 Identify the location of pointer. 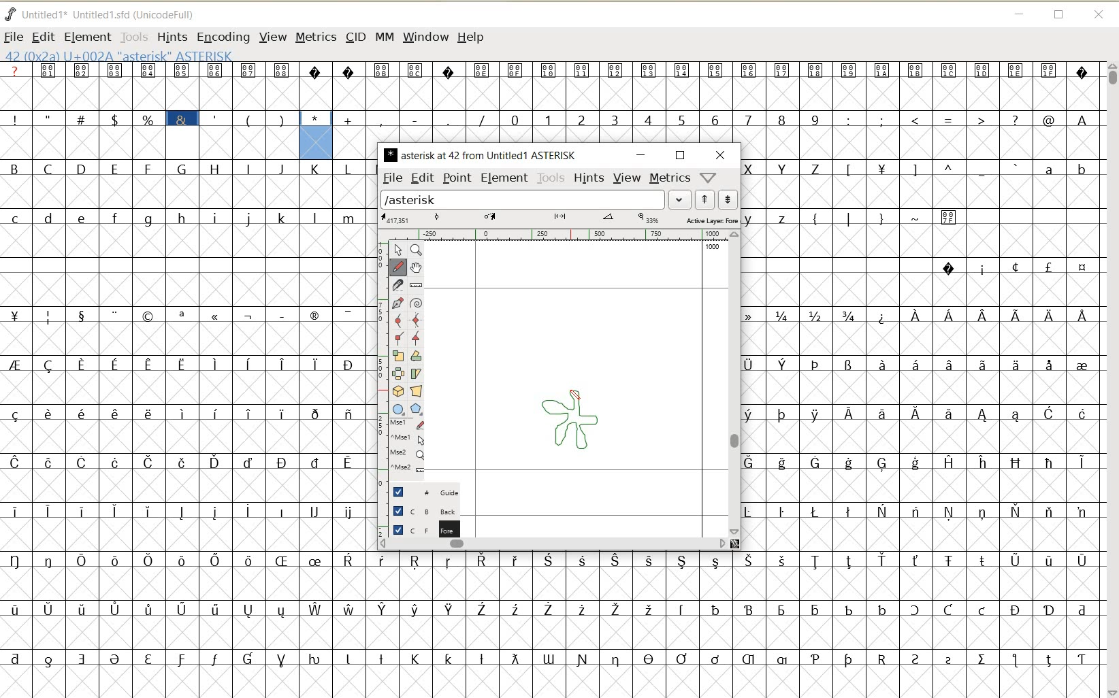
(398, 250).